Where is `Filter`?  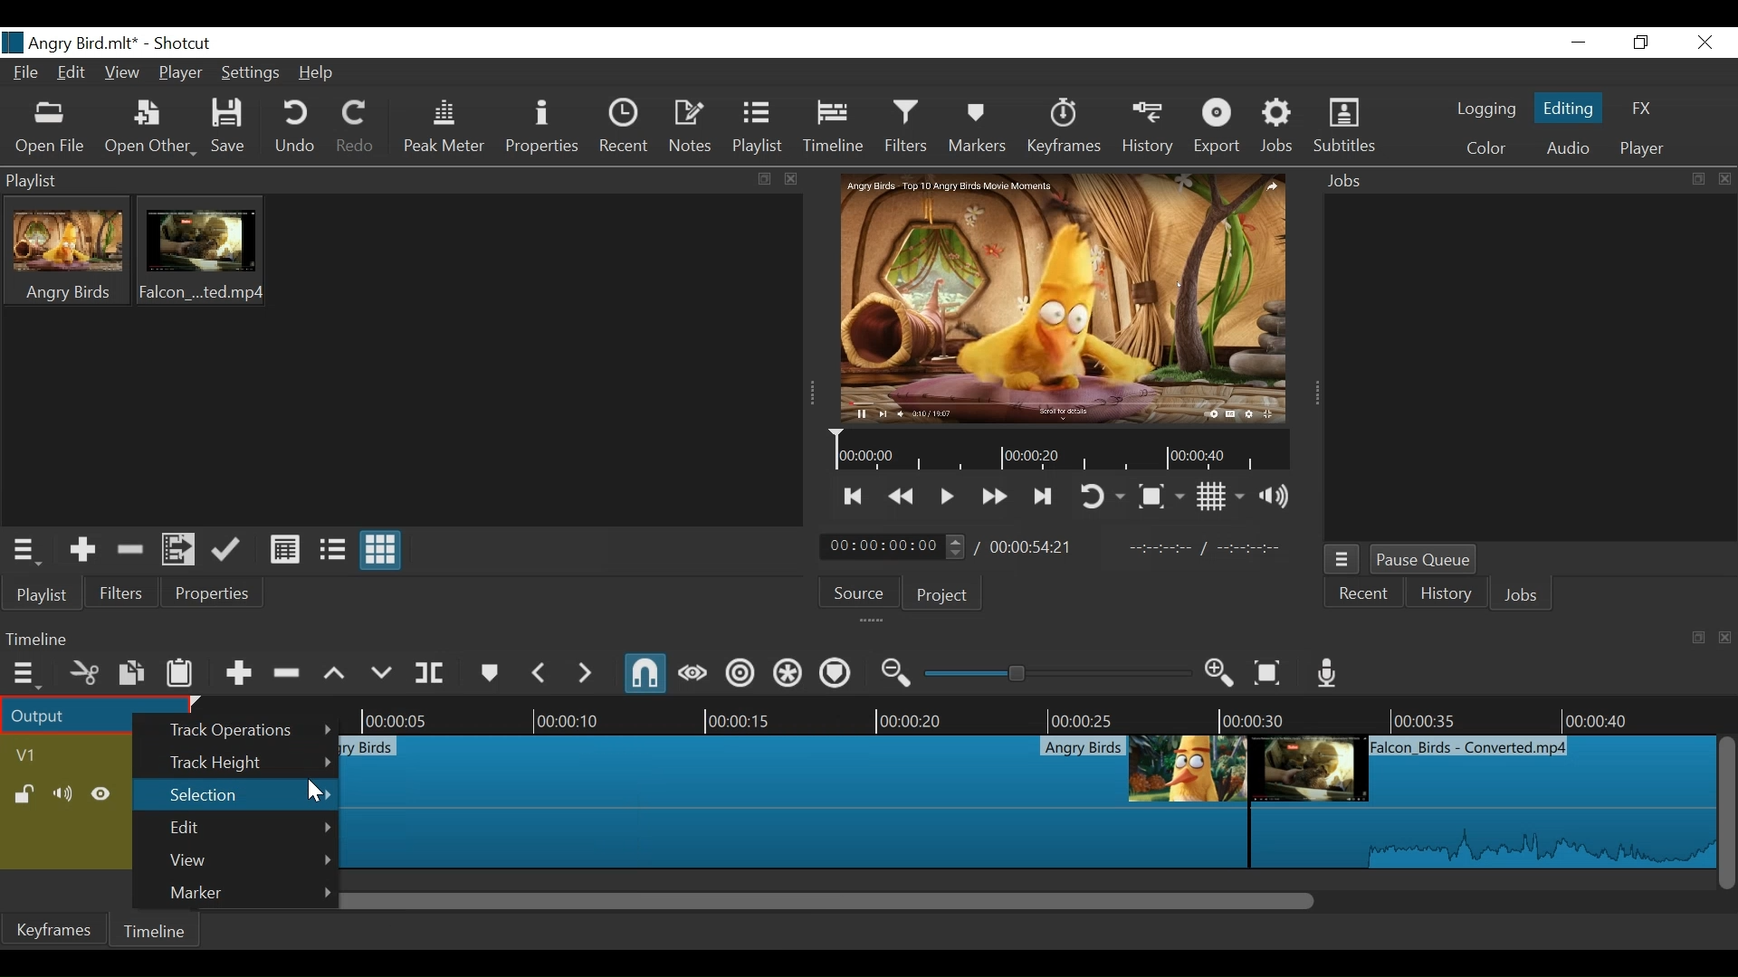 Filter is located at coordinates (122, 593).